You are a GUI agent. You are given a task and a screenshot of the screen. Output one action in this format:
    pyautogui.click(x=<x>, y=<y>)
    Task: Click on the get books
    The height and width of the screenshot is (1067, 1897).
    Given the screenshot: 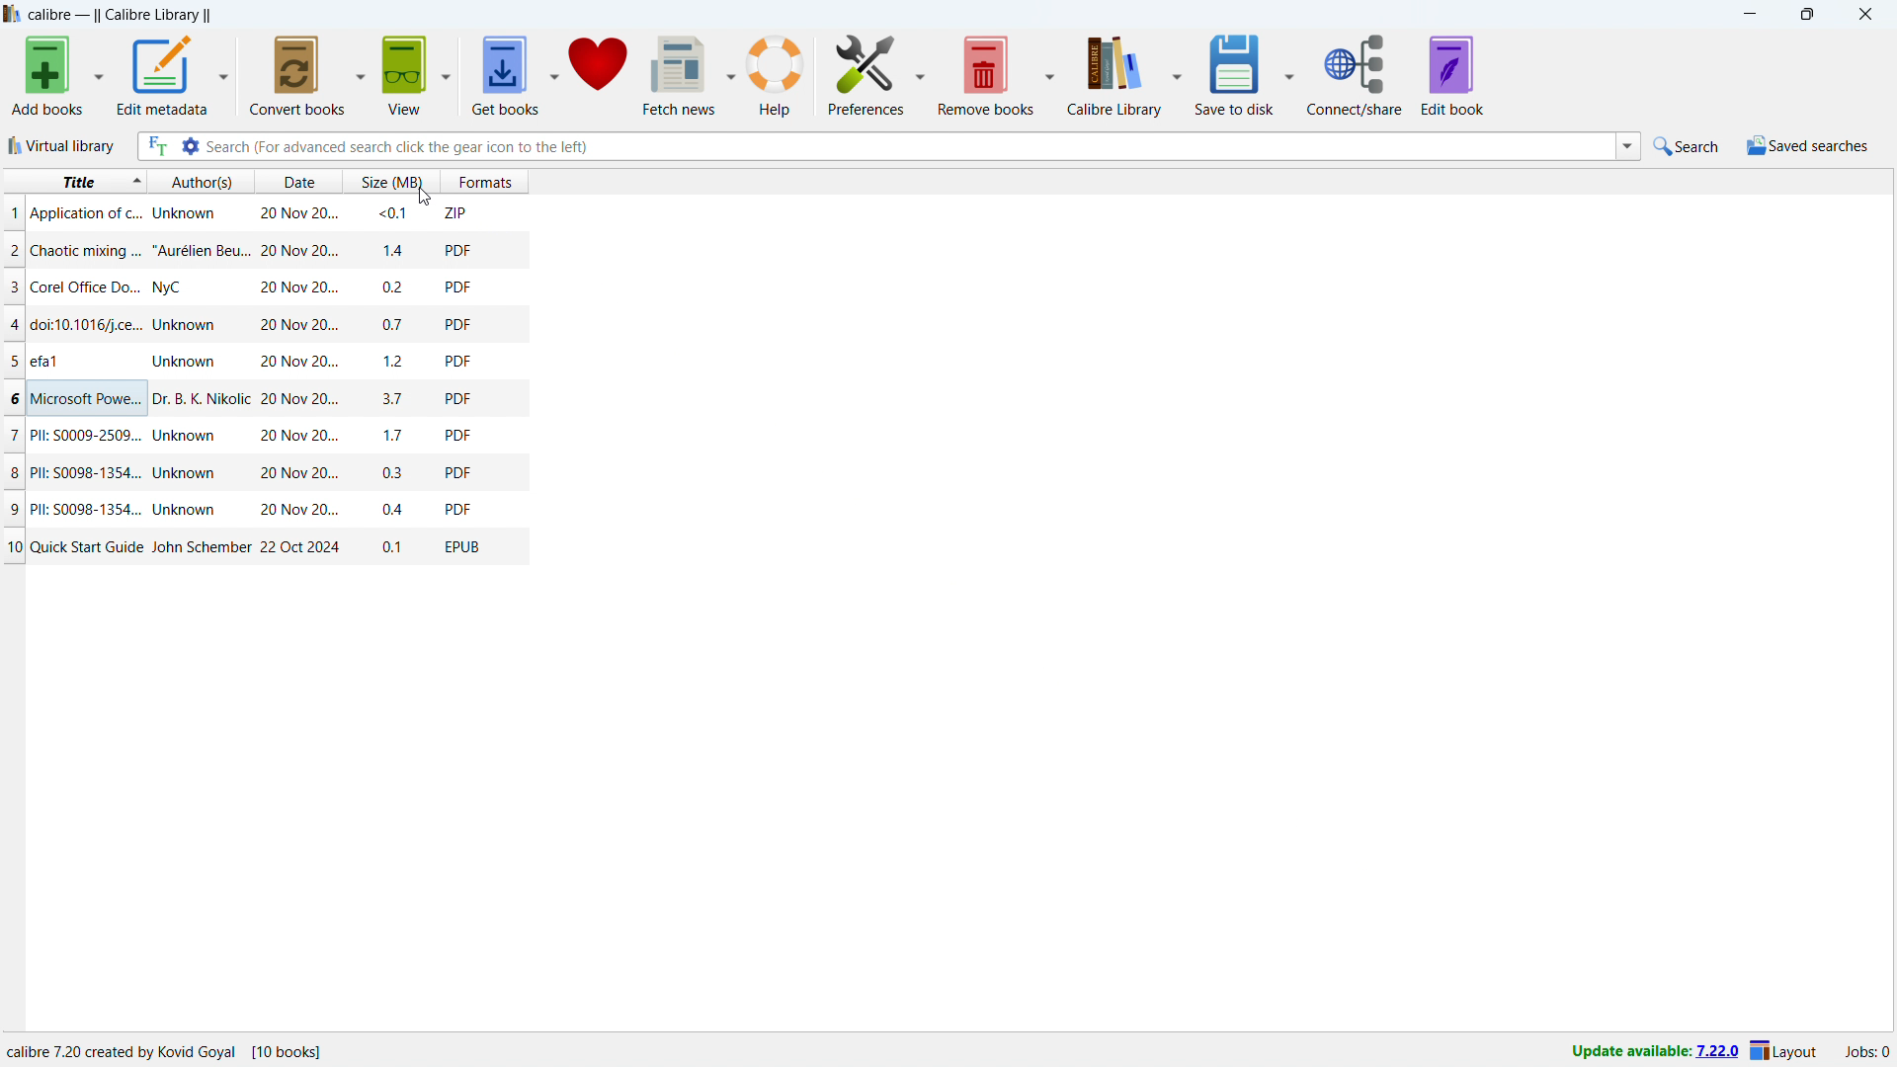 What is the action you would take?
    pyautogui.click(x=505, y=74)
    